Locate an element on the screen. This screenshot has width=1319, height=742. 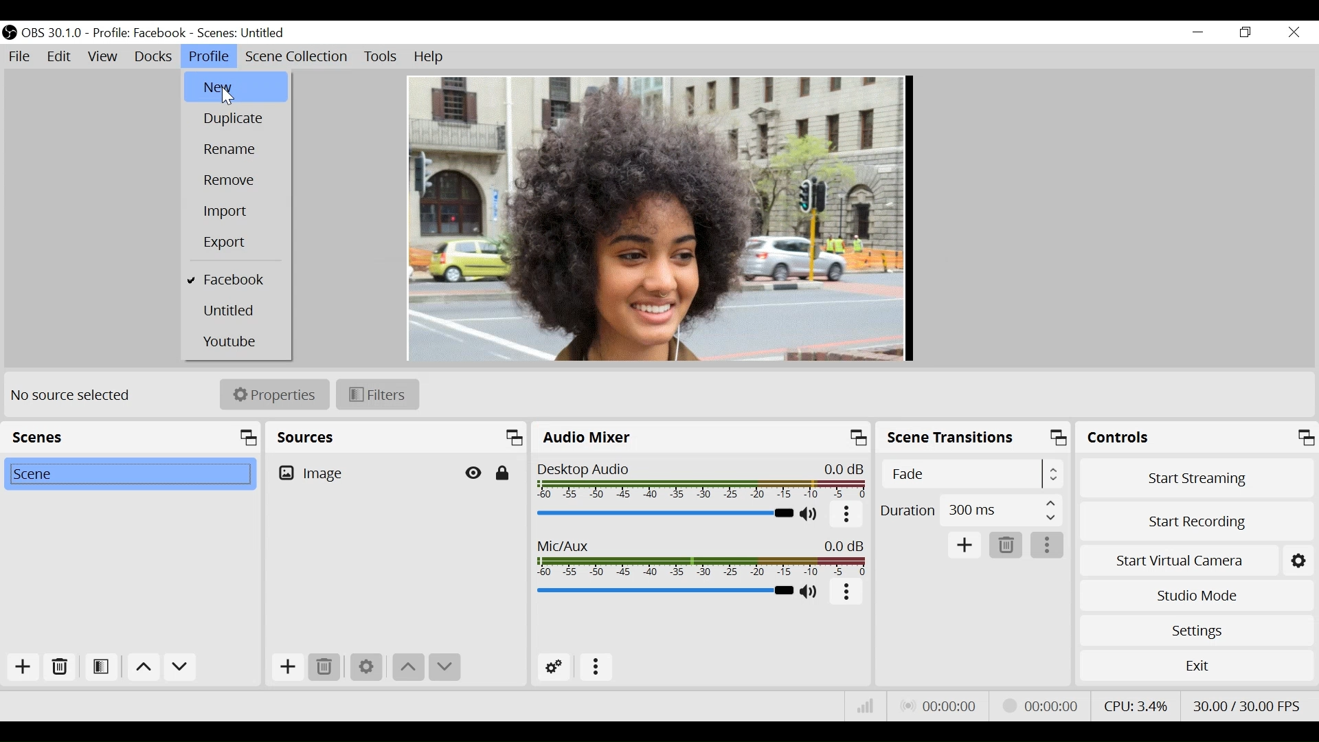
Scenes Panel is located at coordinates (131, 437).